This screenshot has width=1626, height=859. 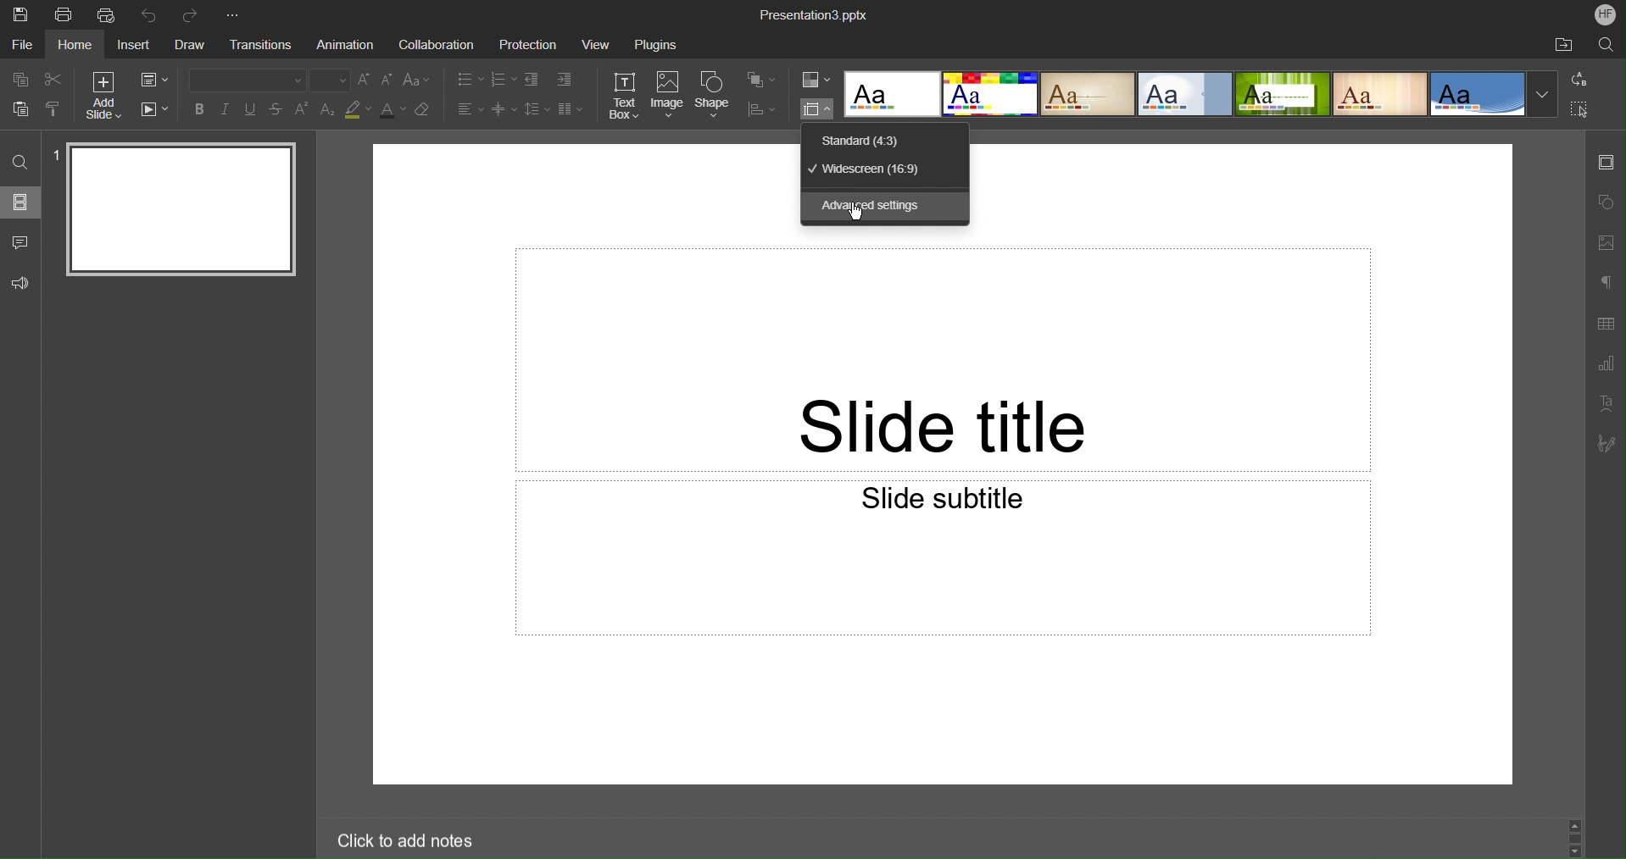 What do you see at coordinates (237, 12) in the screenshot?
I see `More` at bounding box center [237, 12].